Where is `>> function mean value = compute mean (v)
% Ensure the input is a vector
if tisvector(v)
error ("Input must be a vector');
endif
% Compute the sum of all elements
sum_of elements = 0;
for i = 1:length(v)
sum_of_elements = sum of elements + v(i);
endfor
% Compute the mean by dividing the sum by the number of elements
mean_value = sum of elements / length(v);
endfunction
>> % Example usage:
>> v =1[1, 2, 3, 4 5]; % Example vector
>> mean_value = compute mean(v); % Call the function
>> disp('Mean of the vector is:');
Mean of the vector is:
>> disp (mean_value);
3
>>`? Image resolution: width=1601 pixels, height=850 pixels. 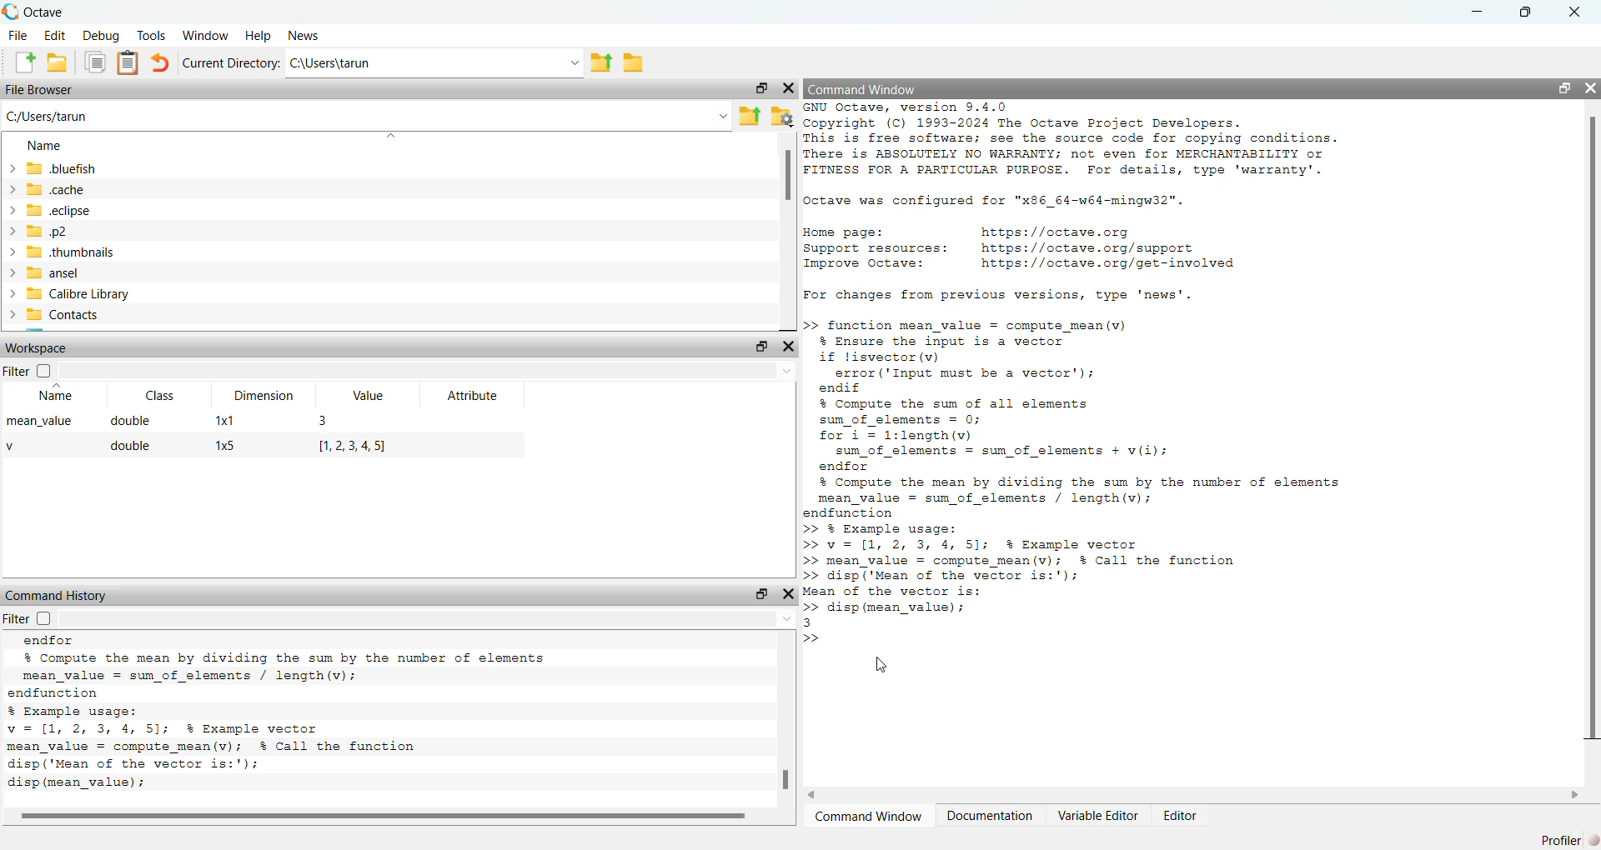 >> function mean value = compute mean (v)
% Ensure the input is a vector
if tisvector(v)
error ("Input must be a vector');
endif
% Compute the sum of all elements
sum_of elements = 0;
for i = 1:length(v)
sum_of_elements = sum of elements + v(i);
endfor
% Compute the mean by dividing the sum by the number of elements
mean_value = sum of elements / length(v);
endfunction
>> % Example usage:
>> v =1[1, 2, 3, 4 5]; % Example vector
>> mean_value = compute mean(v); % Call the function
>> disp('Mean of the vector is:');
Mean of the vector is:
>> disp (mean_value);
3
>> is located at coordinates (1074, 482).